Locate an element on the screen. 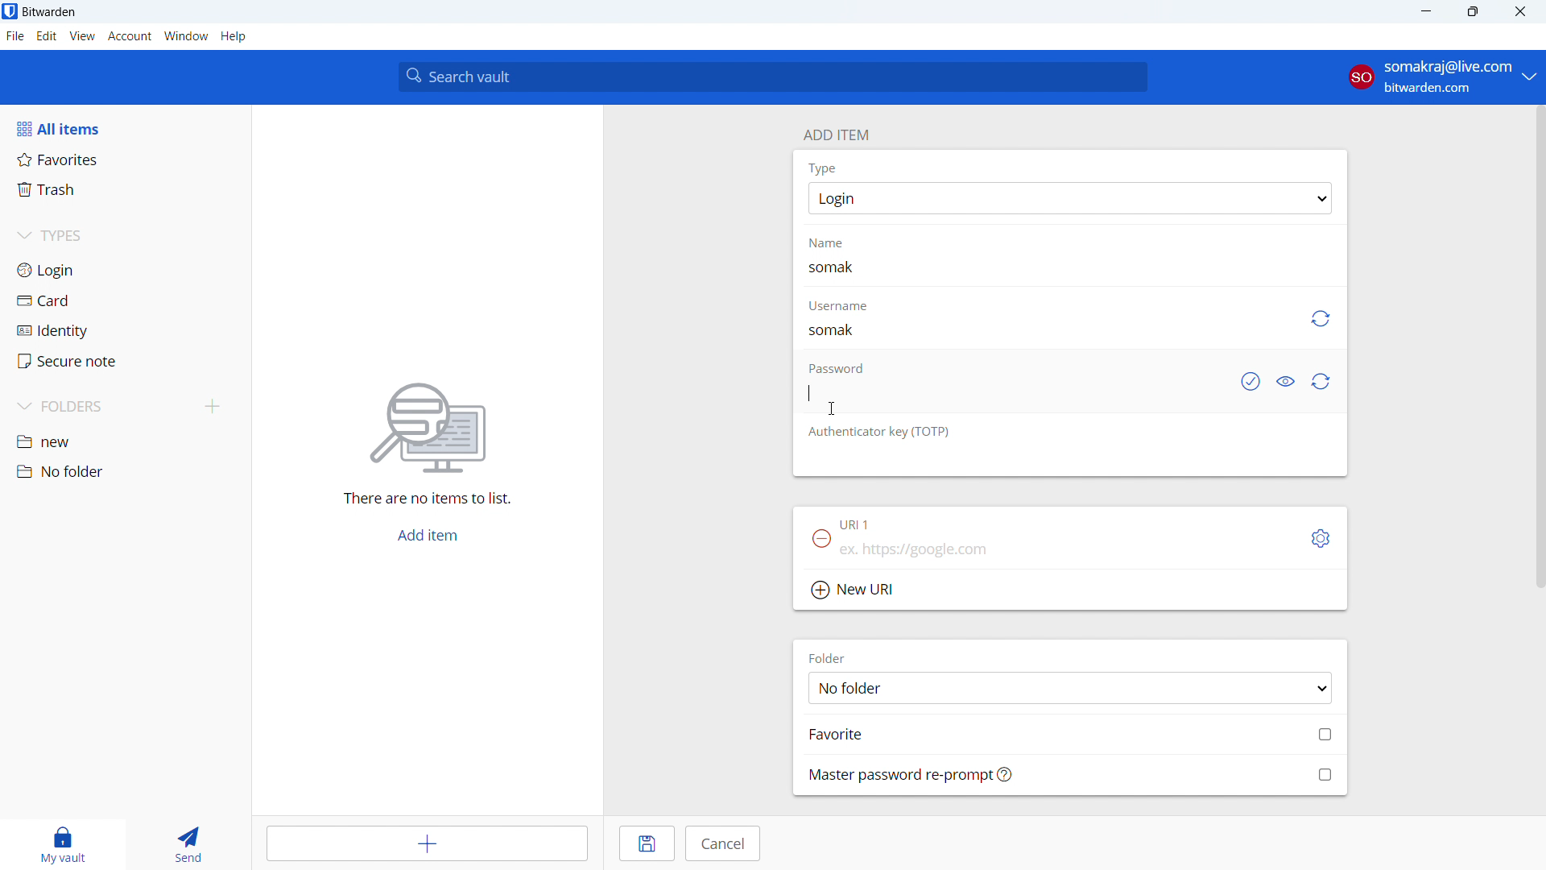  send is located at coordinates (186, 844).